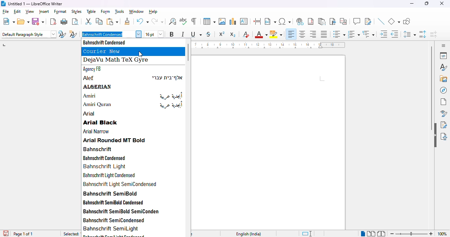 The image size is (450, 237). What do you see at coordinates (116, 60) in the screenshot?
I see `dejavu math tex gyre` at bounding box center [116, 60].